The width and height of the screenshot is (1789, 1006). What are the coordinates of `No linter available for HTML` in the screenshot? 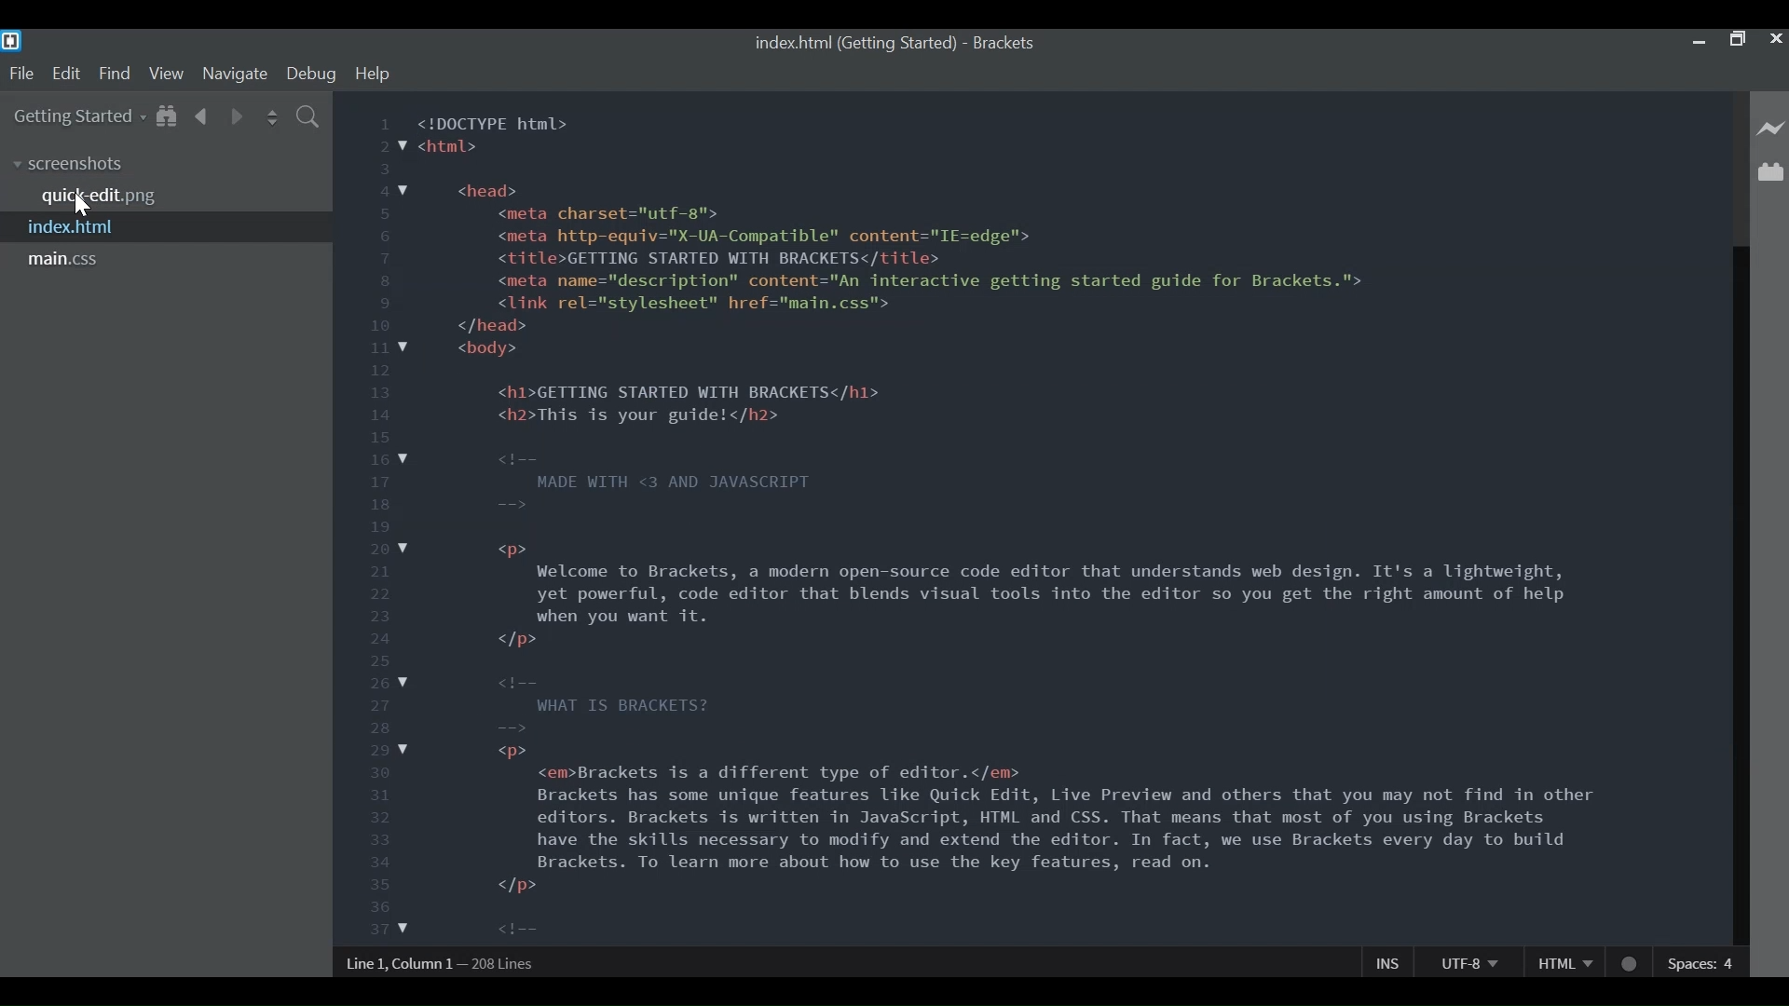 It's located at (1629, 963).